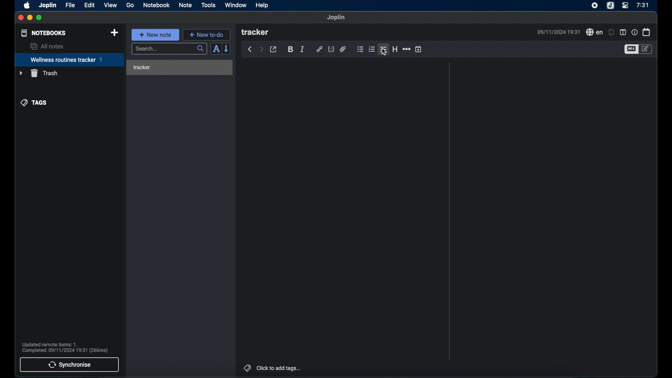  I want to click on joplin icon, so click(611, 6).